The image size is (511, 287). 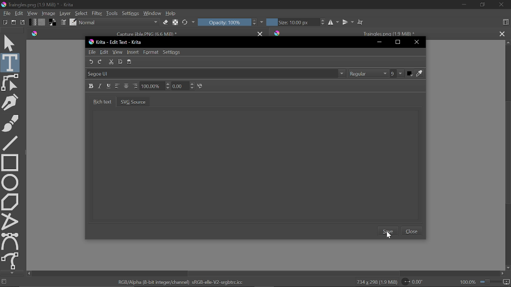 I want to click on Underline, so click(x=109, y=85).